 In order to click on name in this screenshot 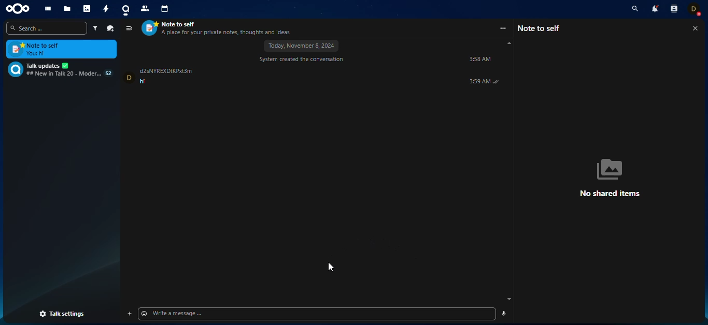, I will do `click(171, 70)`.